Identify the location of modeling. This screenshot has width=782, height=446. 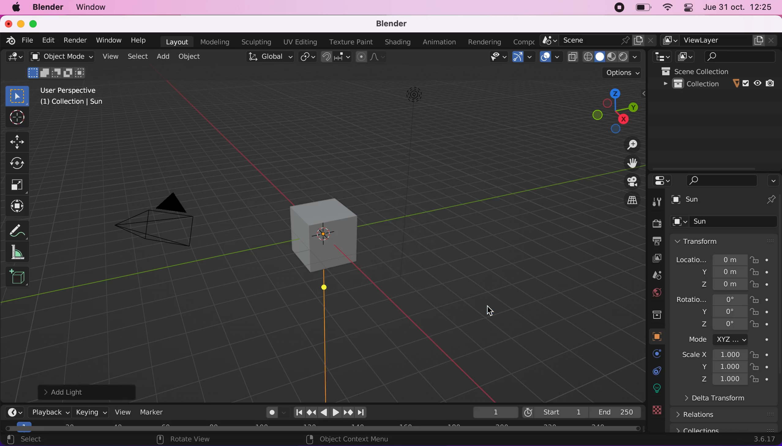
(213, 41).